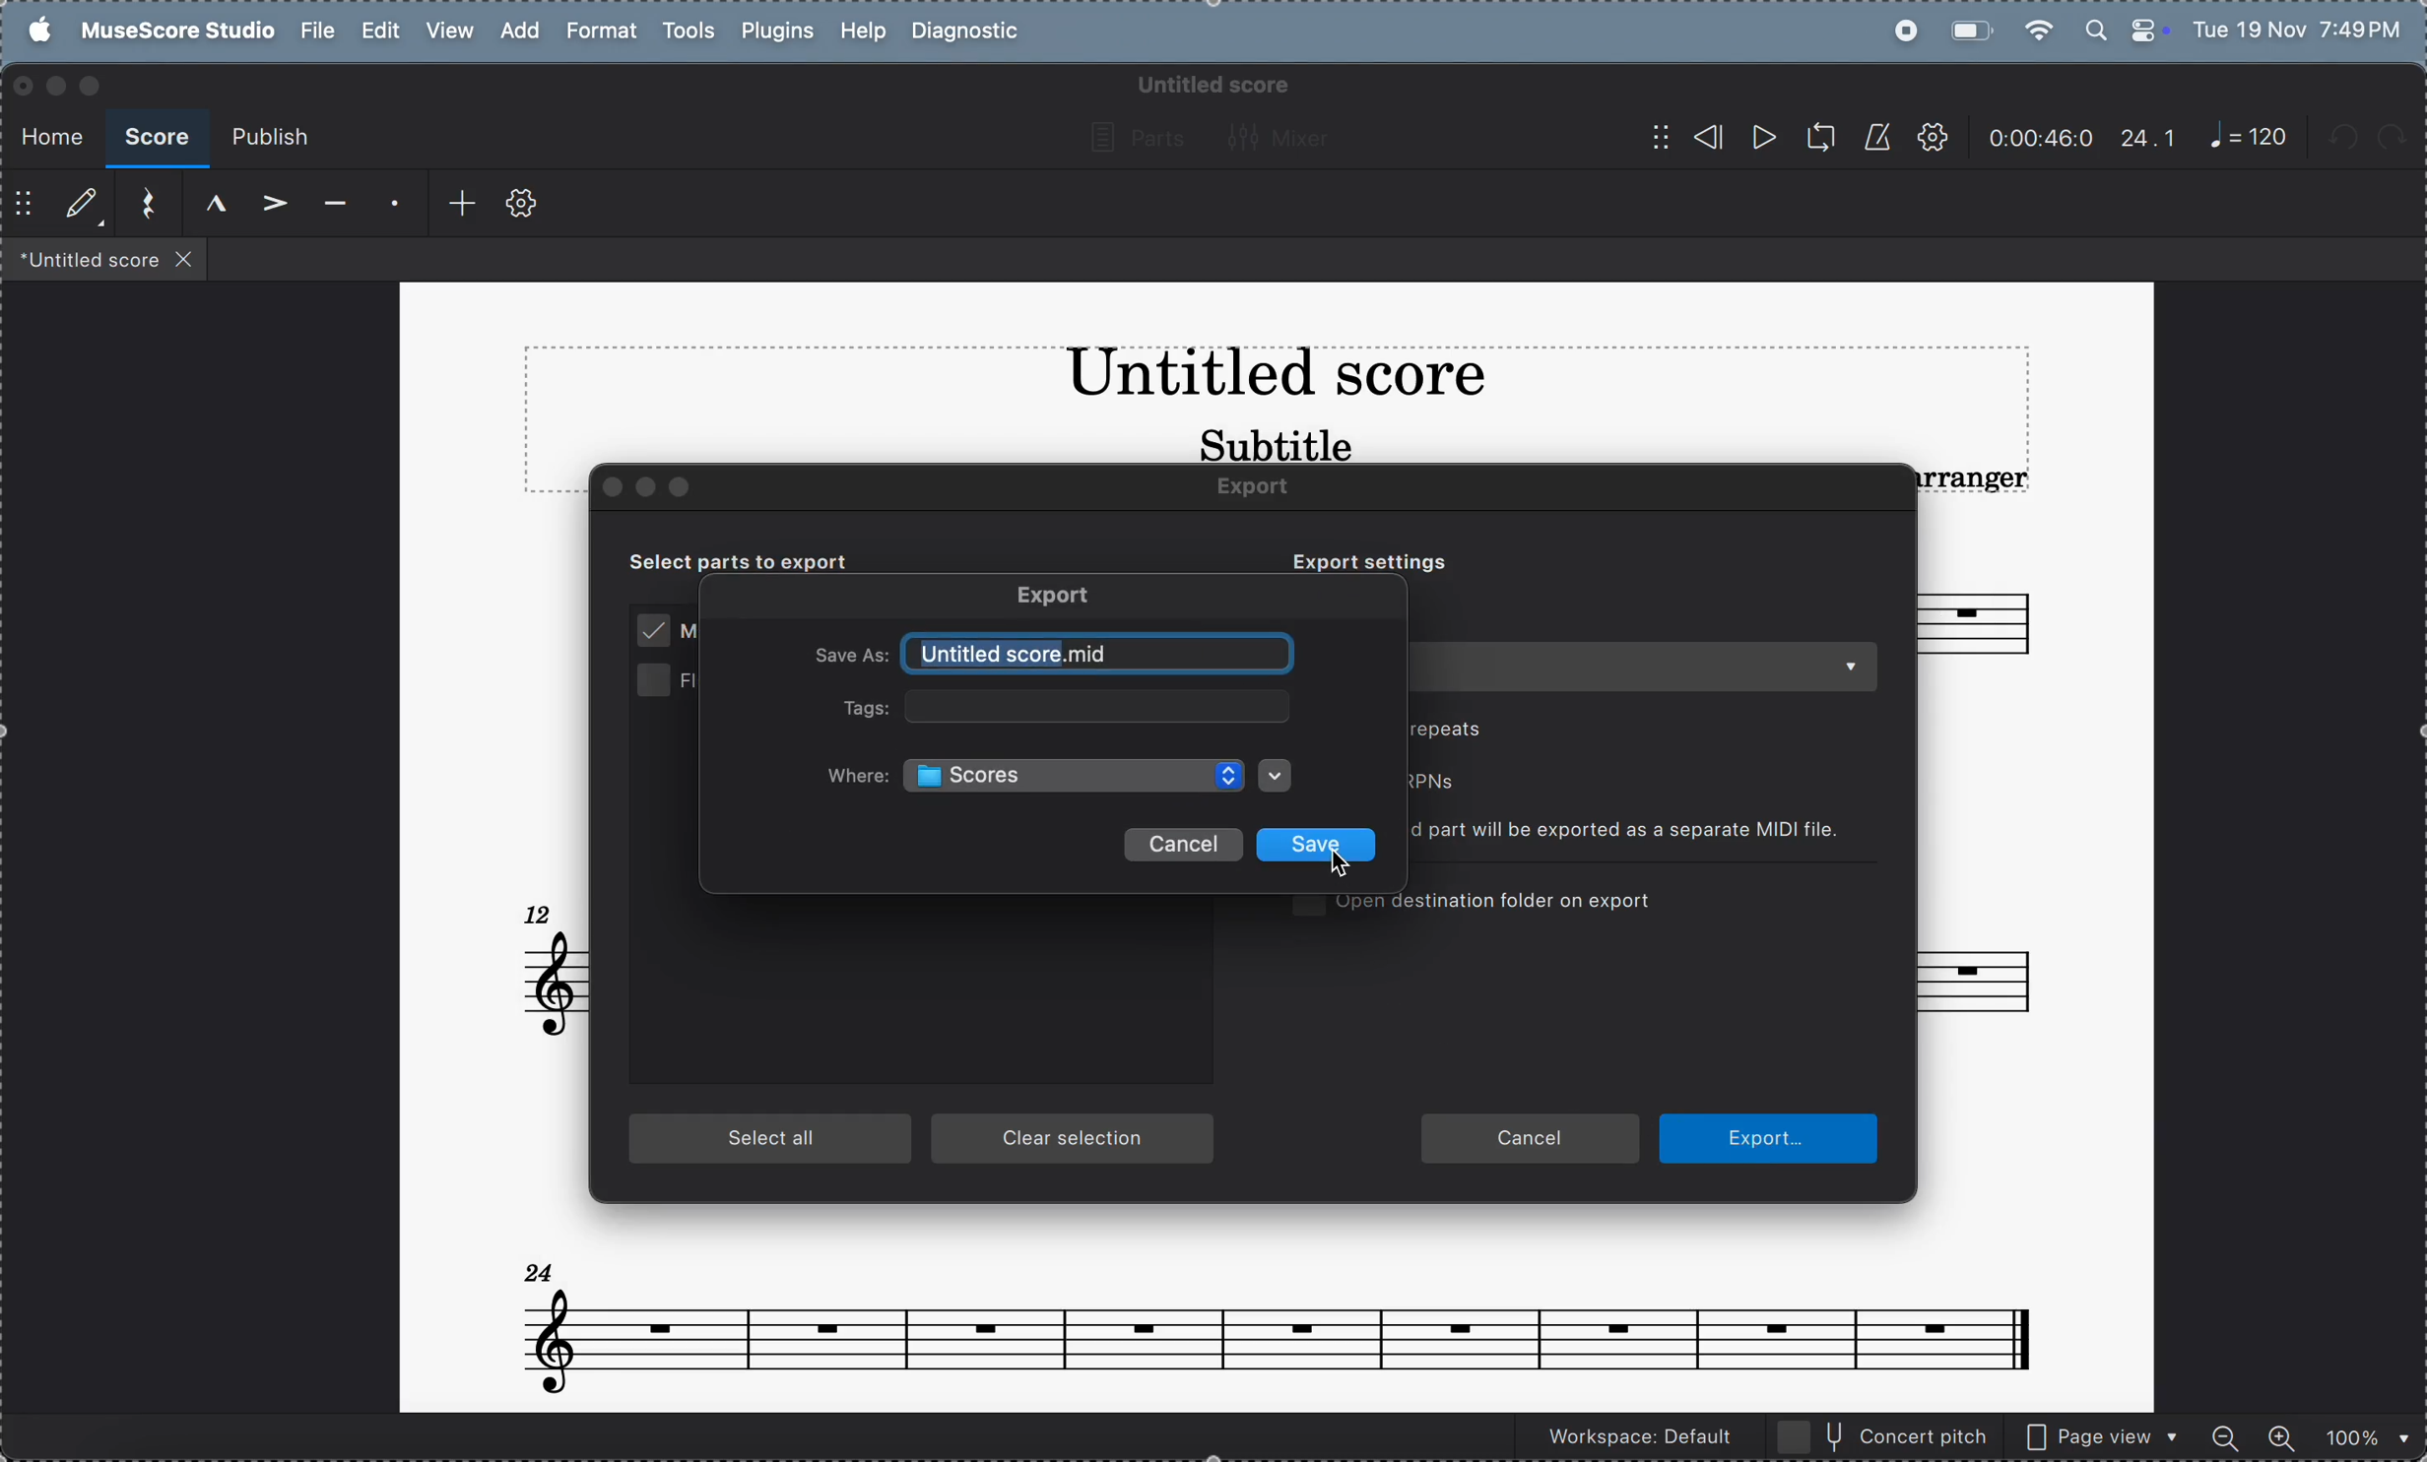 The height and width of the screenshot is (1462, 2427). What do you see at coordinates (851, 658) in the screenshot?
I see `save as` at bounding box center [851, 658].